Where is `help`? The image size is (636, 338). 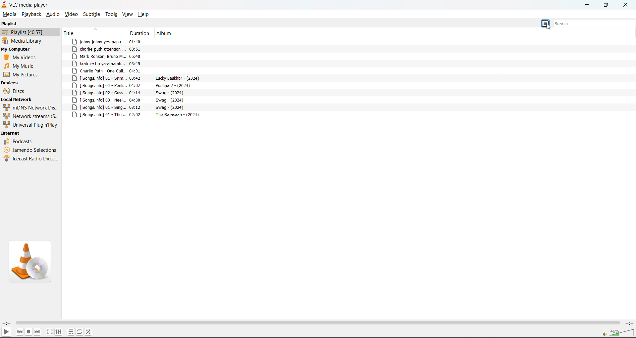
help is located at coordinates (143, 14).